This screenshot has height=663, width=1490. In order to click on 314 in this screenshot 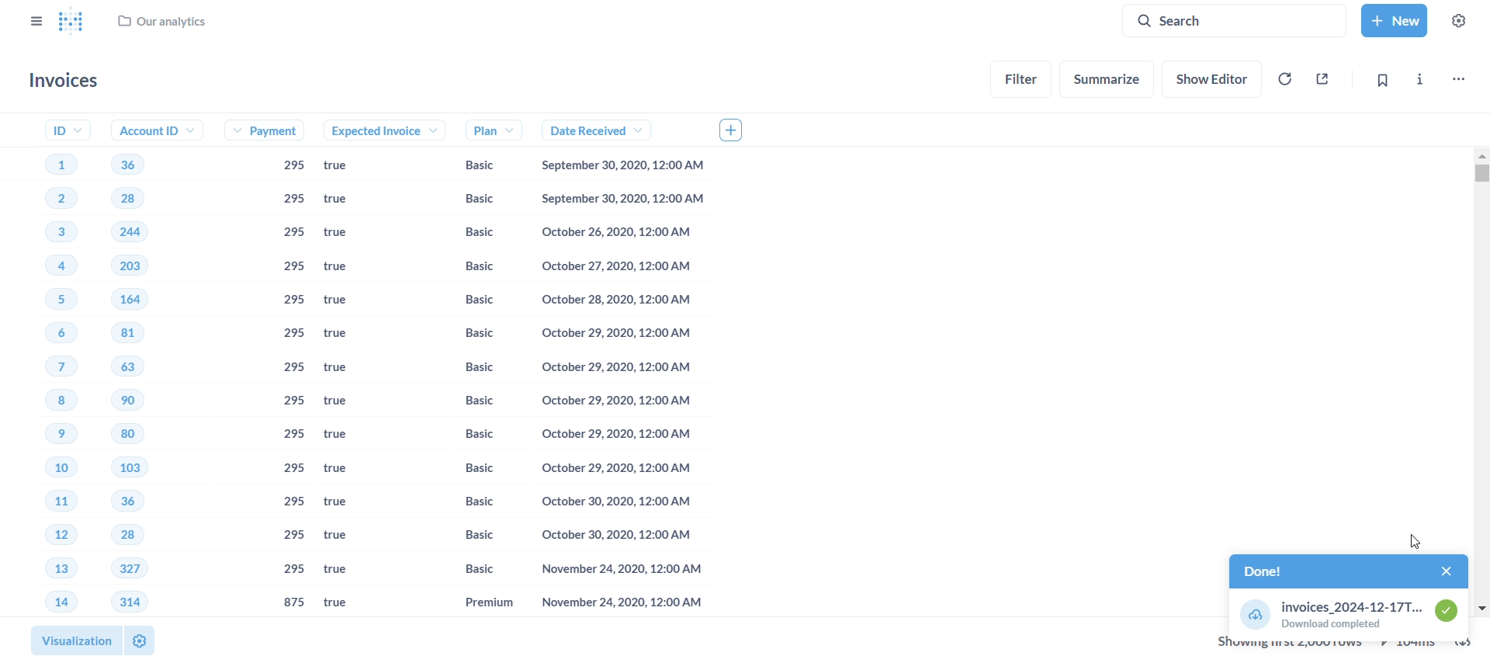, I will do `click(129, 601)`.